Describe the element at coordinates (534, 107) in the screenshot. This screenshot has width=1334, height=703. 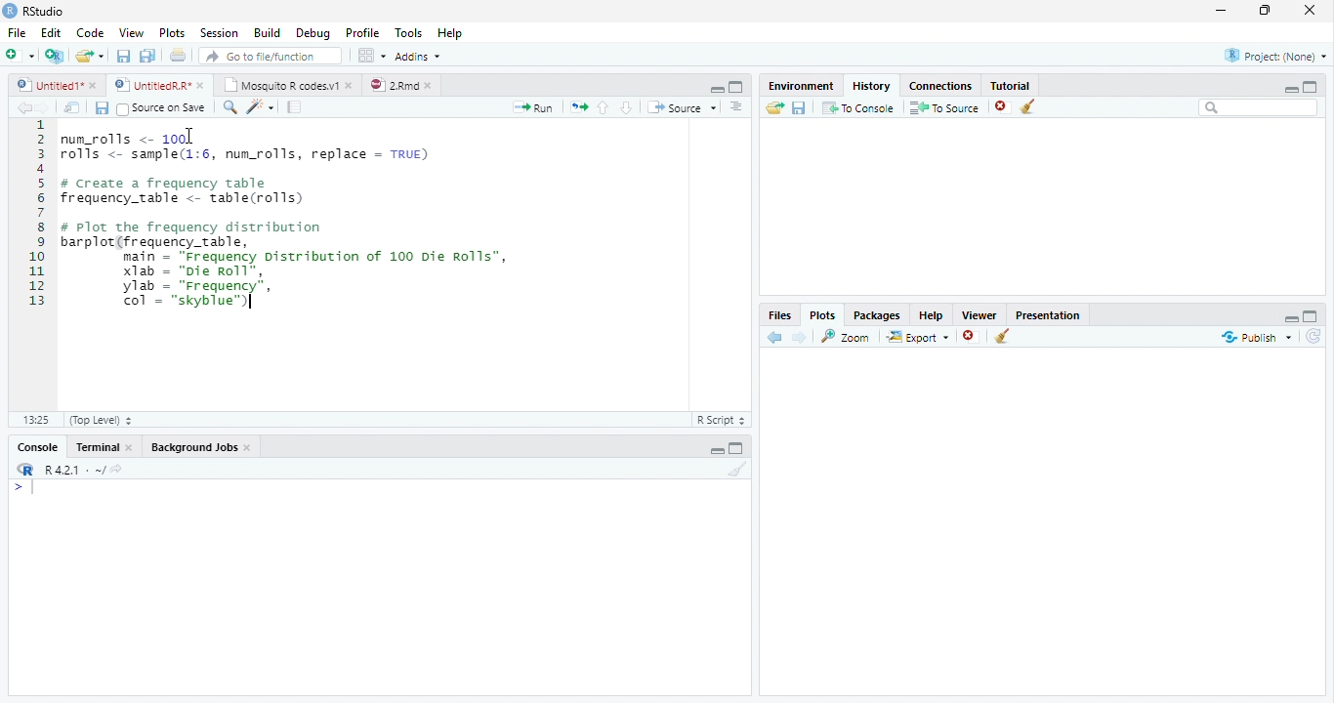
I see `Run` at that location.